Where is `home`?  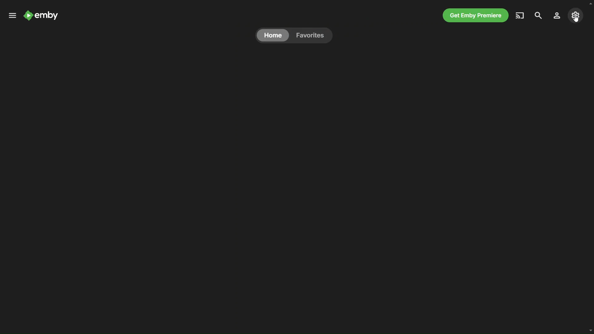 home is located at coordinates (273, 35).